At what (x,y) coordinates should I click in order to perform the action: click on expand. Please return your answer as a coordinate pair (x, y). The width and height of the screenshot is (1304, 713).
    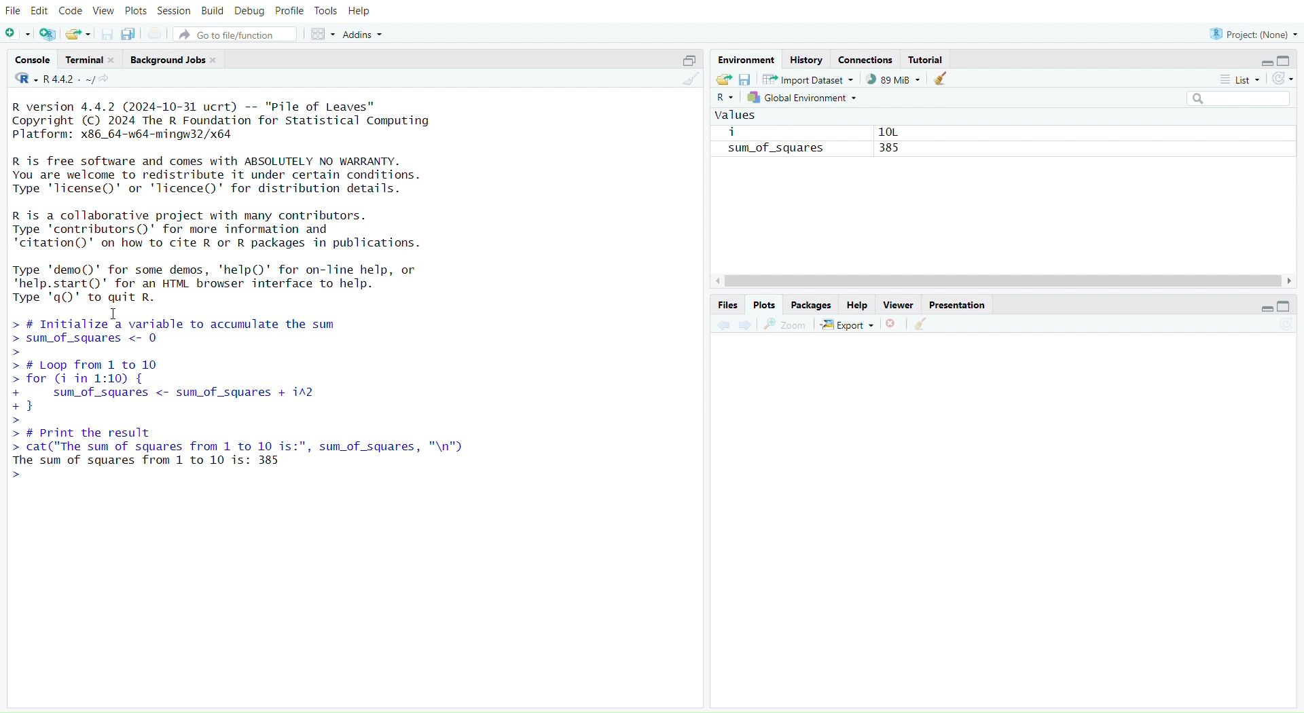
    Looking at the image, I should click on (1265, 308).